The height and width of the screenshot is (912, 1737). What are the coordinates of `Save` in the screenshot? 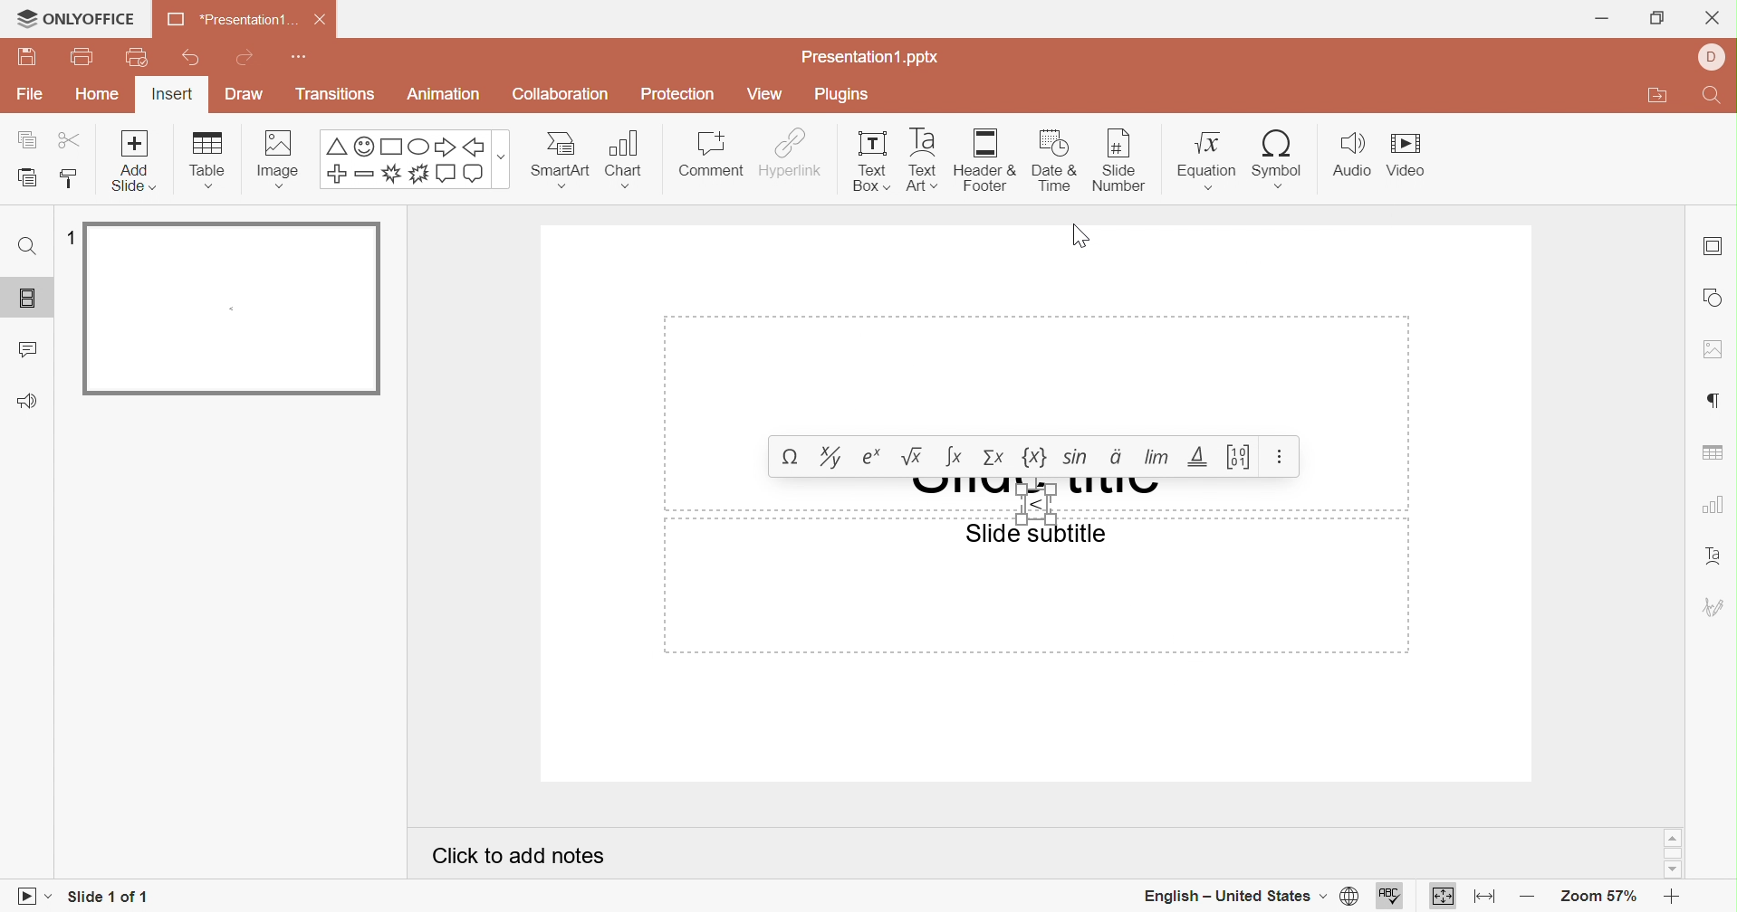 It's located at (39, 56).